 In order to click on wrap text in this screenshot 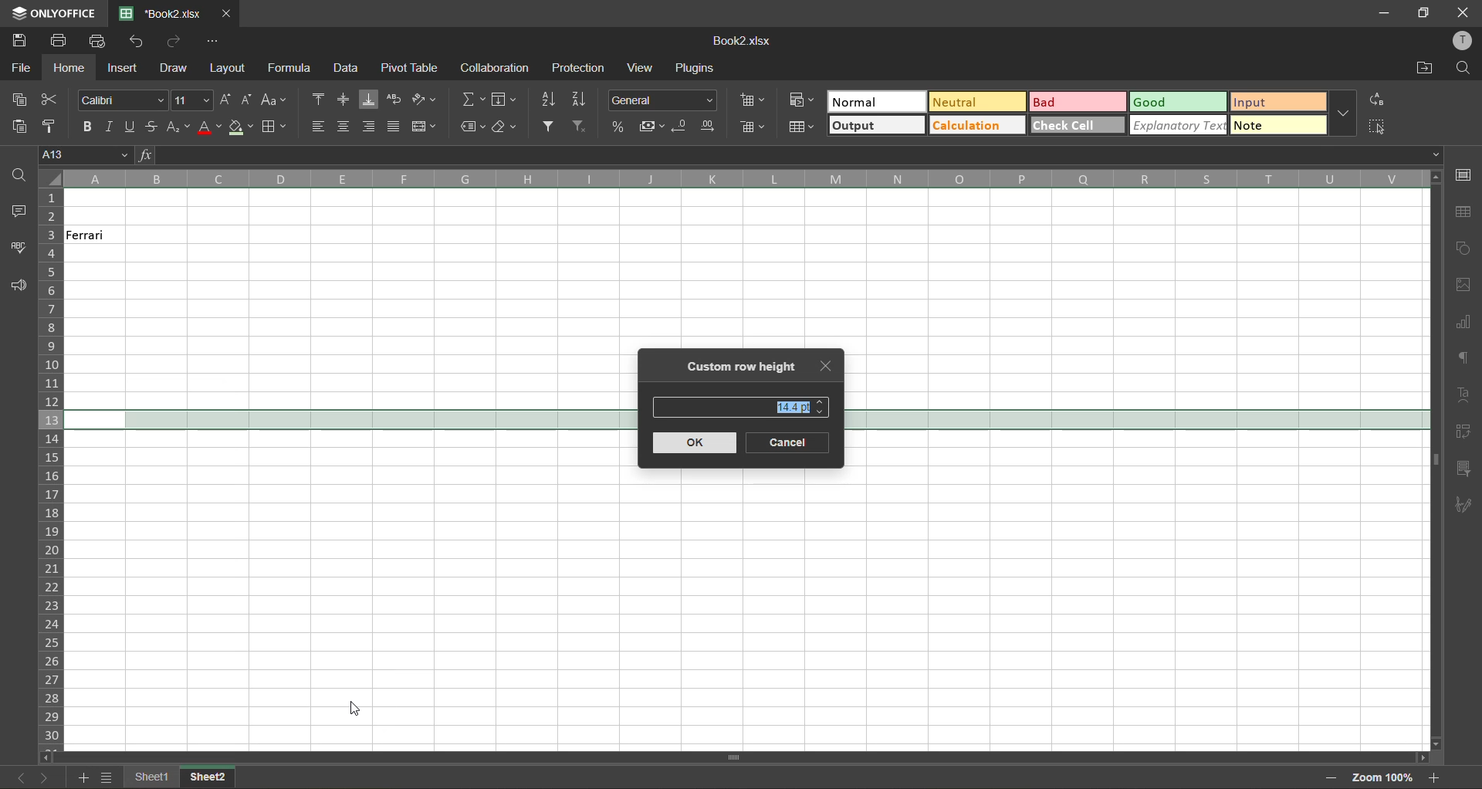, I will do `click(393, 99)`.